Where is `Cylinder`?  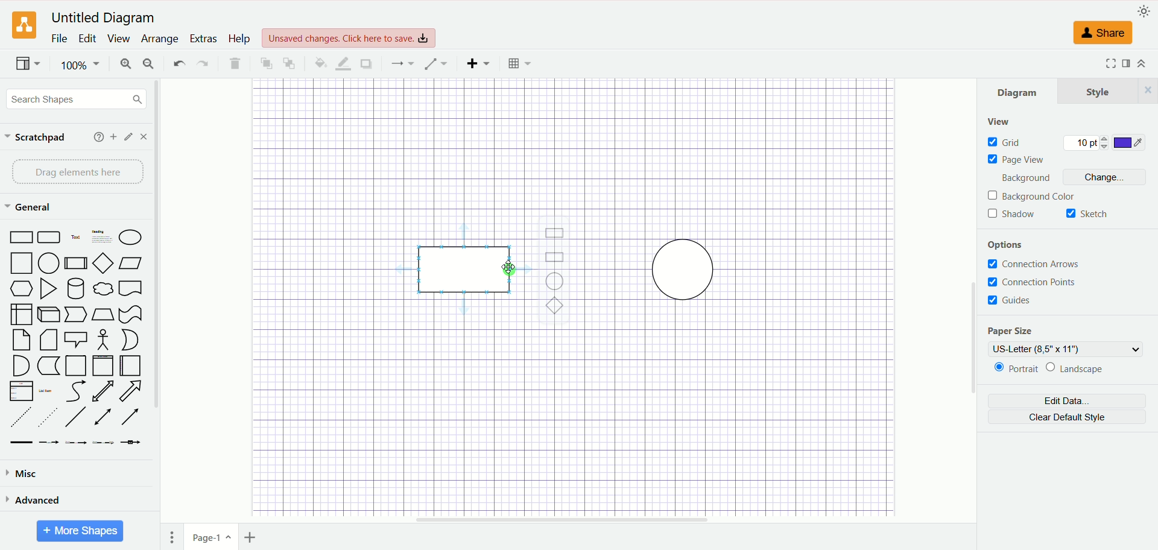 Cylinder is located at coordinates (77, 289).